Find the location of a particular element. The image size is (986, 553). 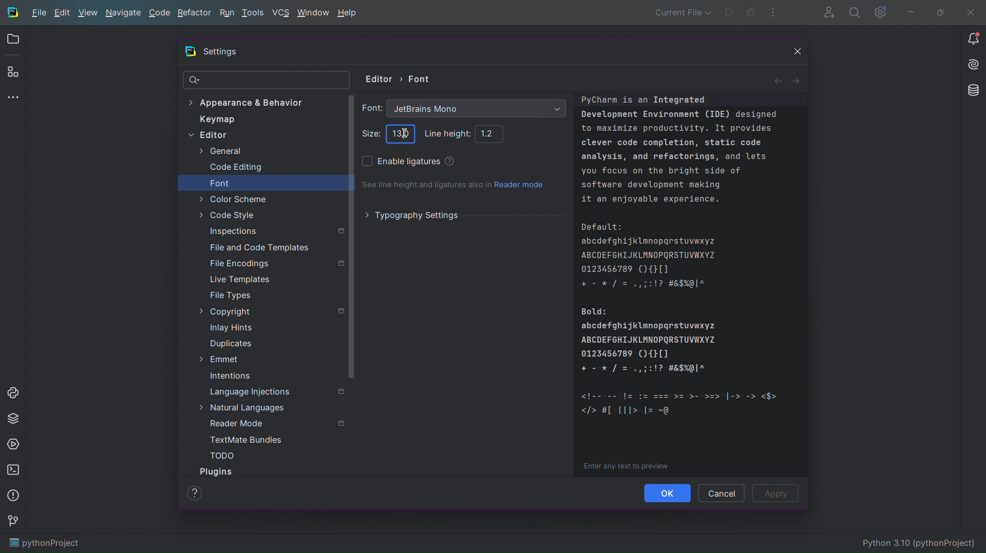

Close is located at coordinates (791, 53).